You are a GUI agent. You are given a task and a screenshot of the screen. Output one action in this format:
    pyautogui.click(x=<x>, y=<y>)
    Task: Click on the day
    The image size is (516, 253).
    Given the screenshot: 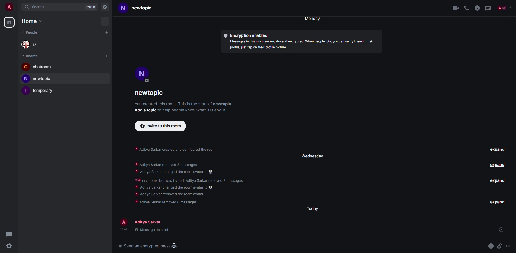 What is the action you would take?
    pyautogui.click(x=311, y=156)
    